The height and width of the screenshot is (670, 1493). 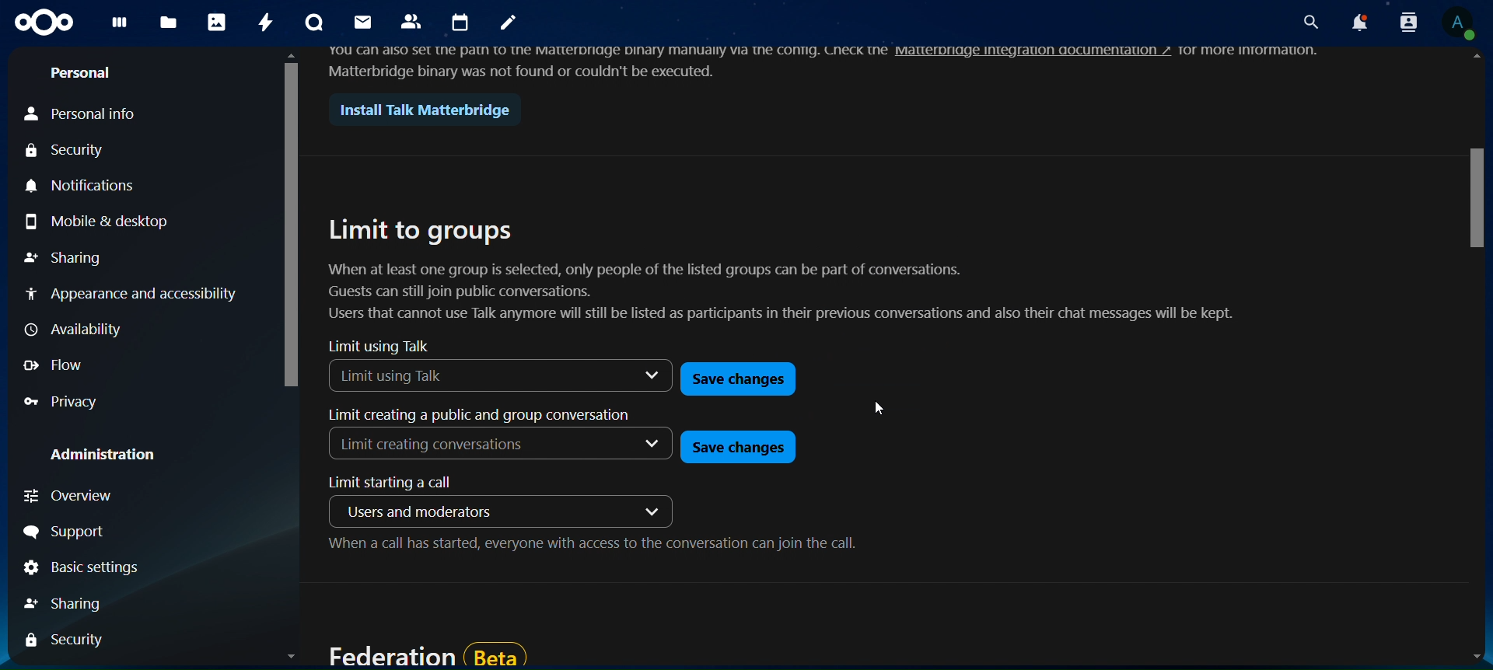 What do you see at coordinates (735, 446) in the screenshot?
I see `save changes` at bounding box center [735, 446].